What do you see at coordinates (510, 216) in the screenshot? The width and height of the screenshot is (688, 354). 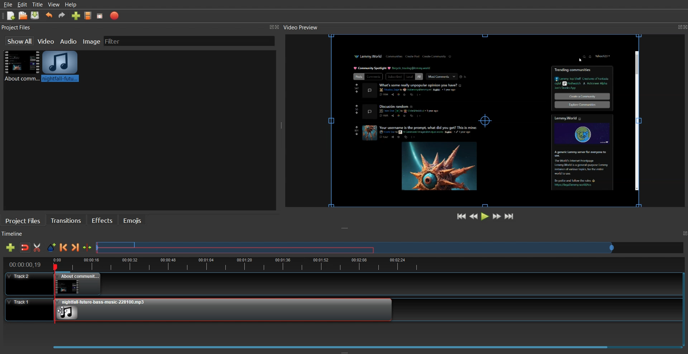 I see `Jump to End` at bounding box center [510, 216].